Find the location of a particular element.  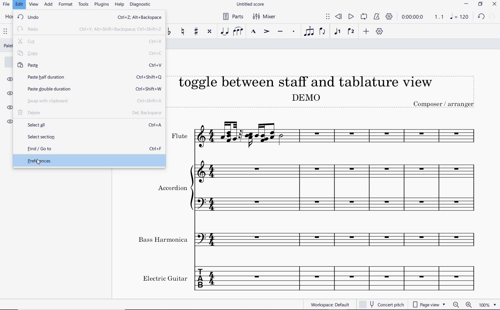

staccato is located at coordinates (293, 32).